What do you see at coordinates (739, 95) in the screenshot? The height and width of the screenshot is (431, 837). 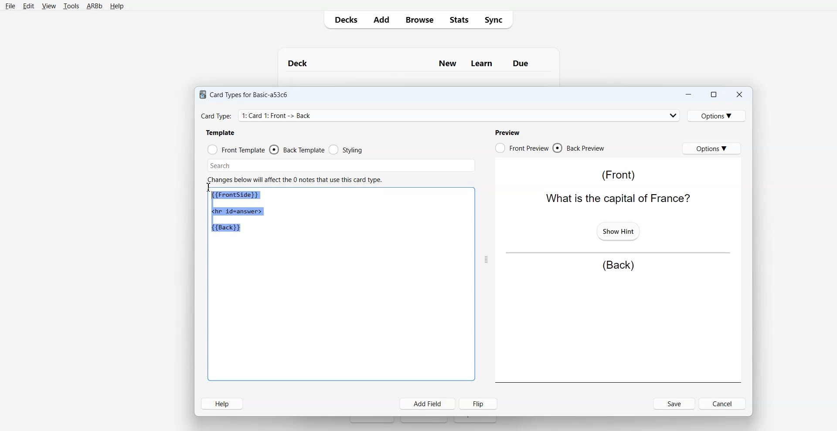 I see `Close` at bounding box center [739, 95].